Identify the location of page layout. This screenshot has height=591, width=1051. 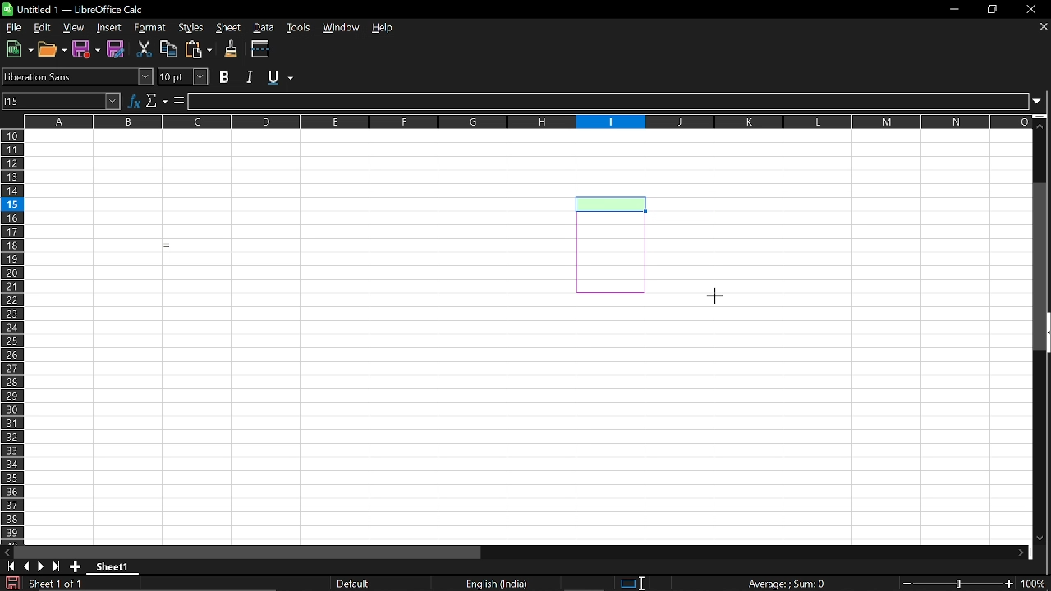
(355, 583).